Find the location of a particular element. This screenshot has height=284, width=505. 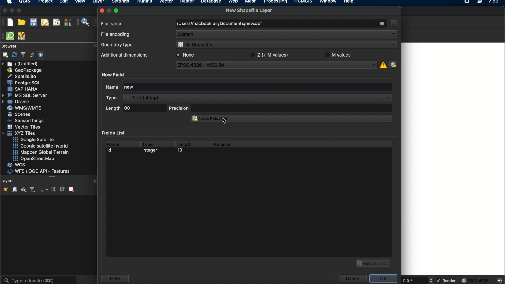

enable/disable properties widget is located at coordinates (41, 55).